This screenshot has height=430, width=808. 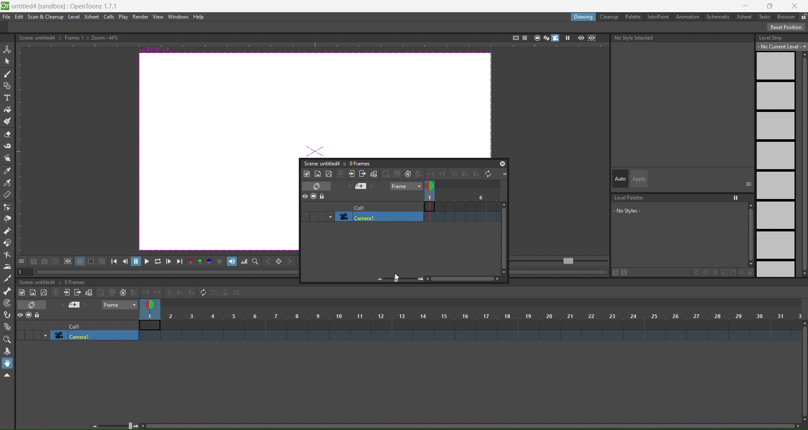 I want to click on style picker tool, so click(x=7, y=171).